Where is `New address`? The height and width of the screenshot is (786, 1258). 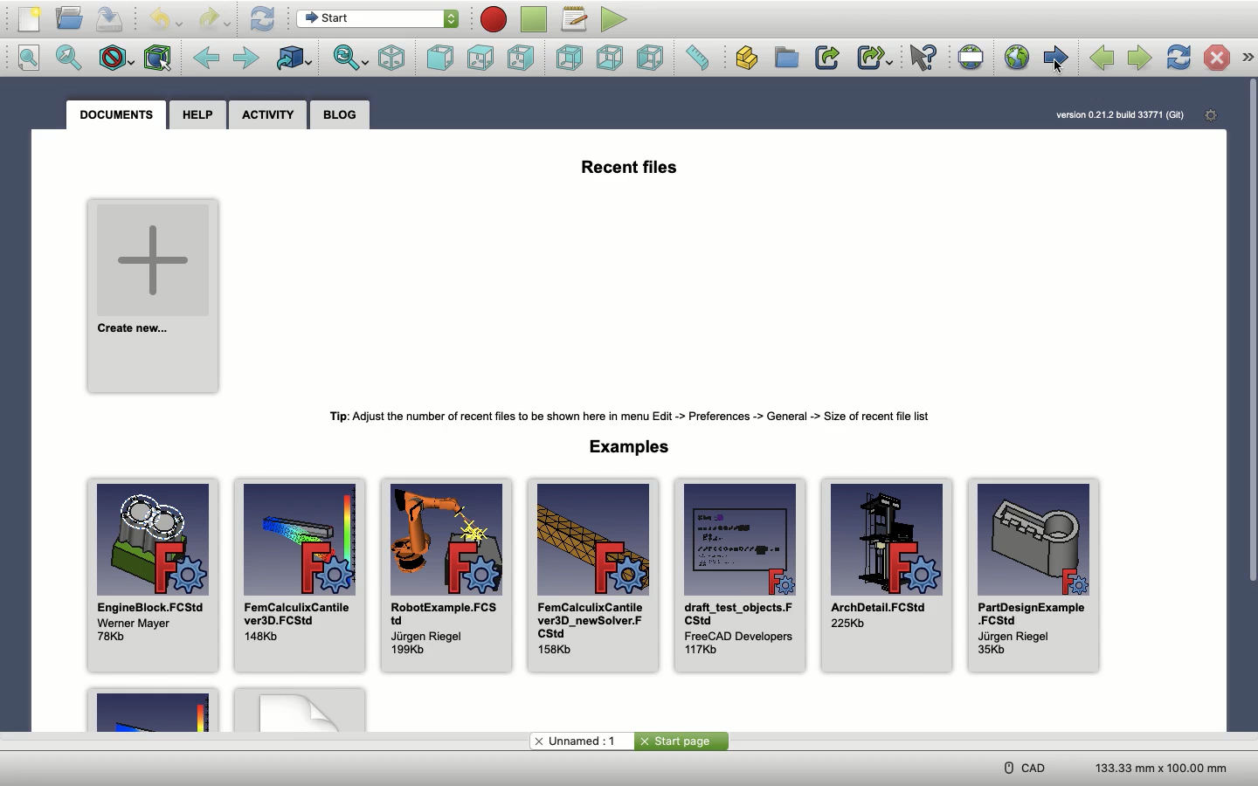
New address is located at coordinates (113, 767).